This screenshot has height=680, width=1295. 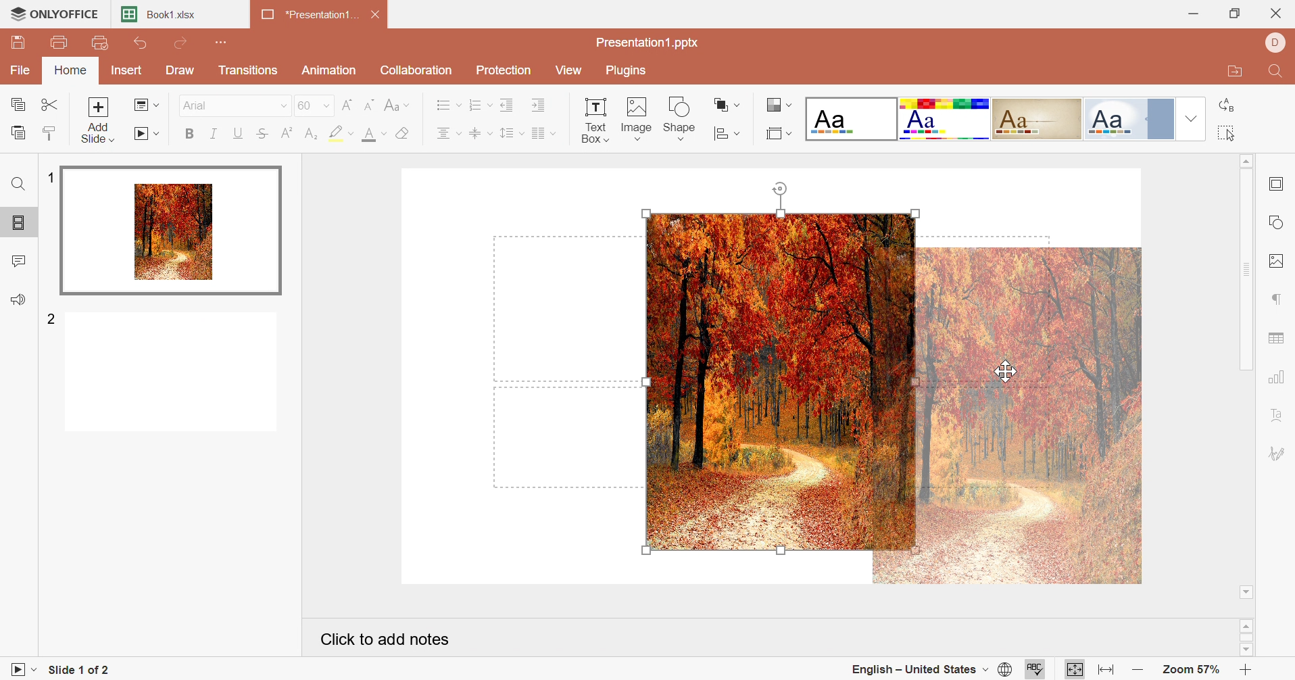 I want to click on Zoom 57%, so click(x=1188, y=669).